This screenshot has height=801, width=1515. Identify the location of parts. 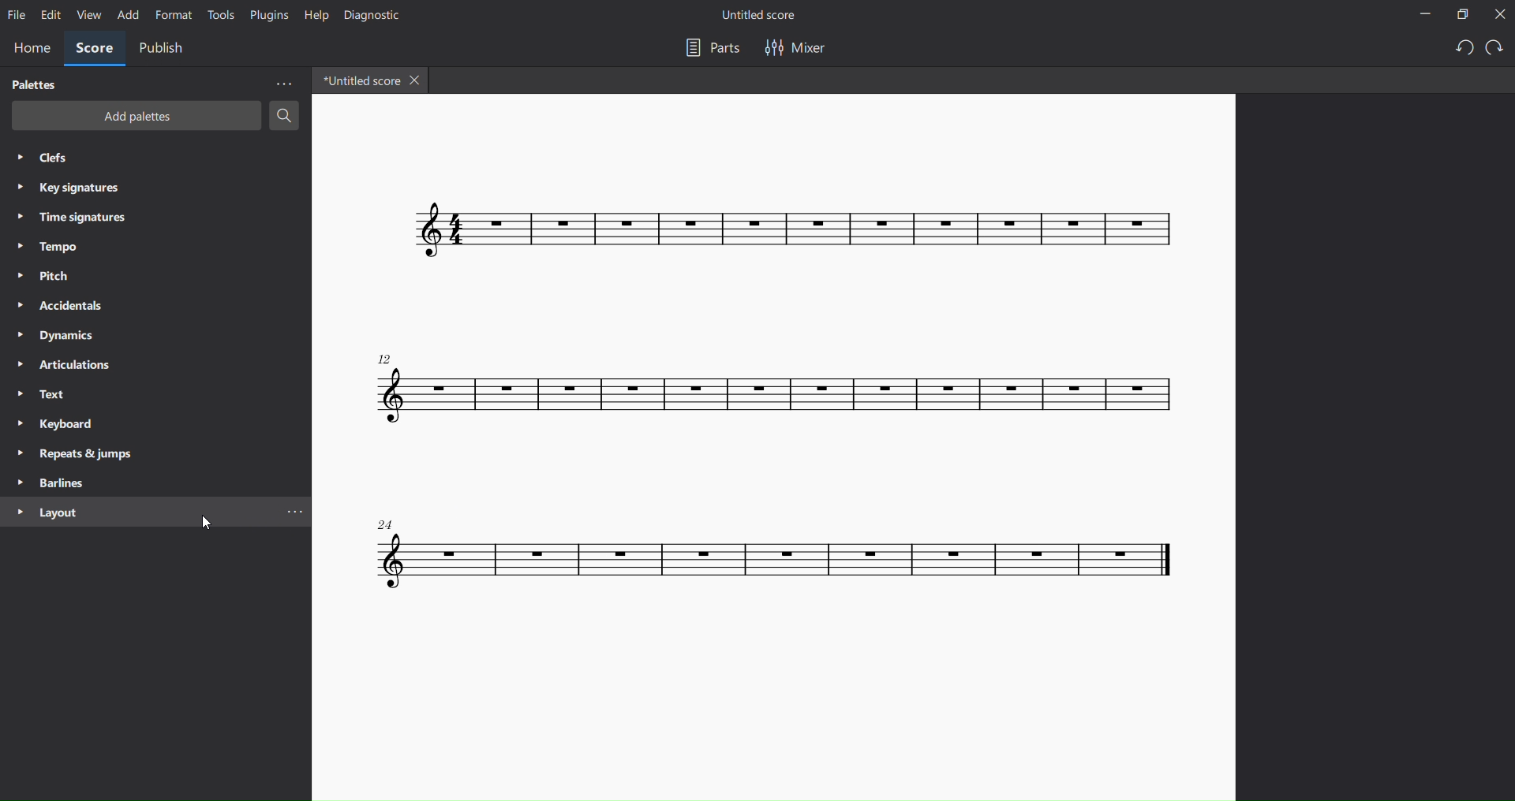
(707, 48).